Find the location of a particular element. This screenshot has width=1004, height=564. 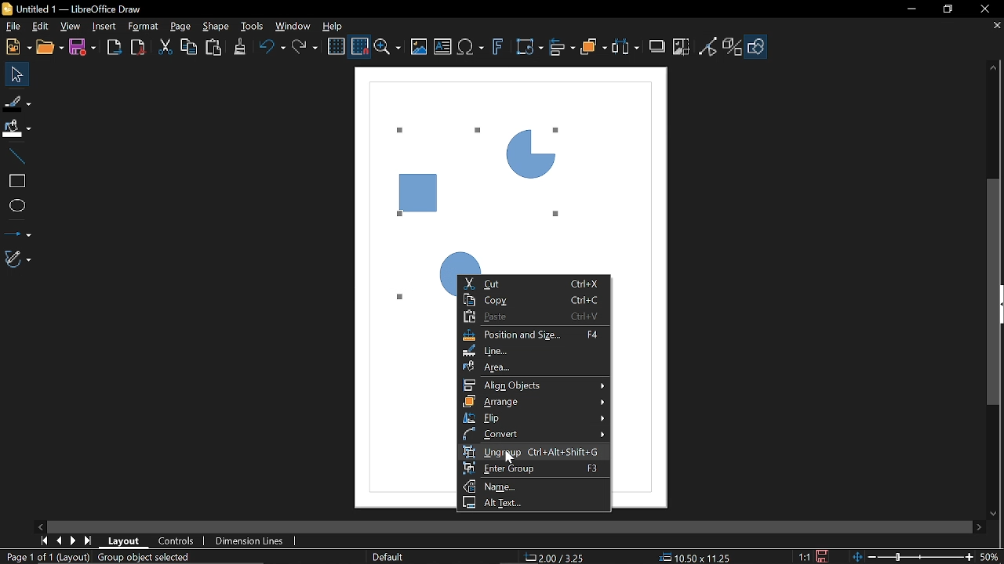

page is located at coordinates (182, 27).